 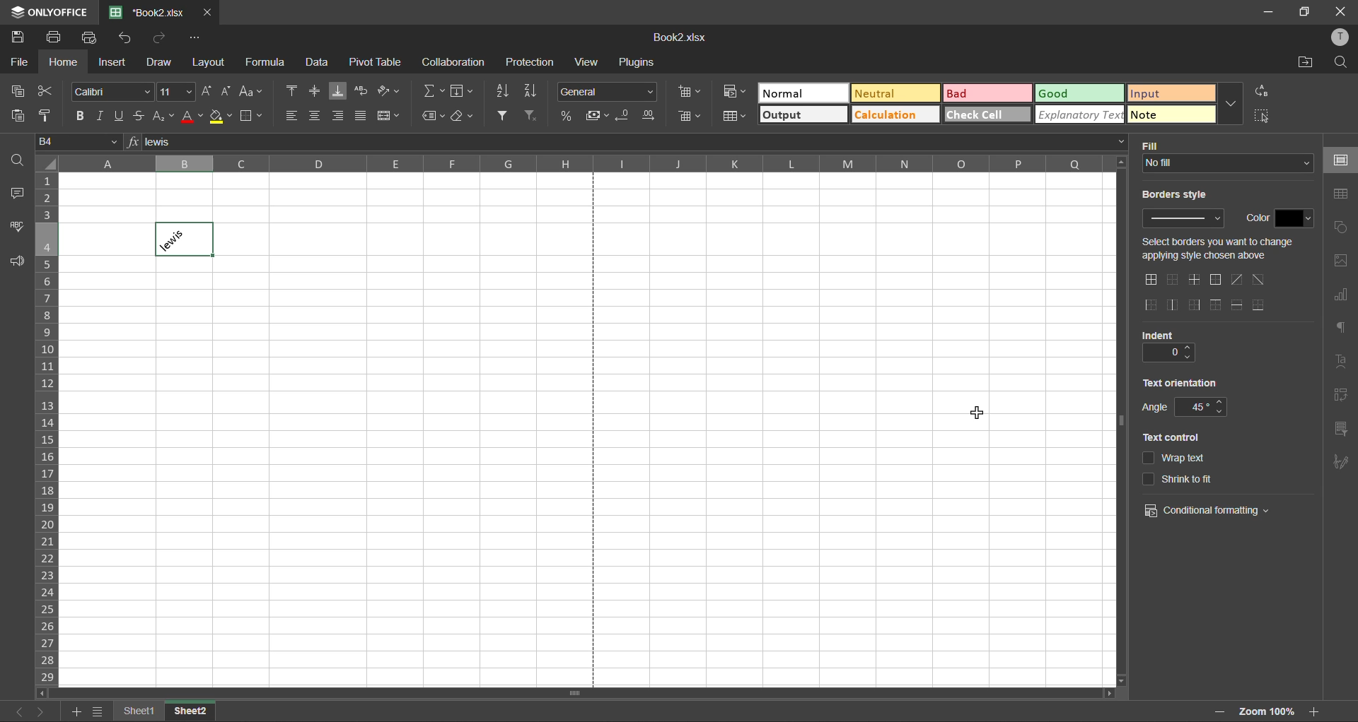 I want to click on previous, so click(x=20, y=711).